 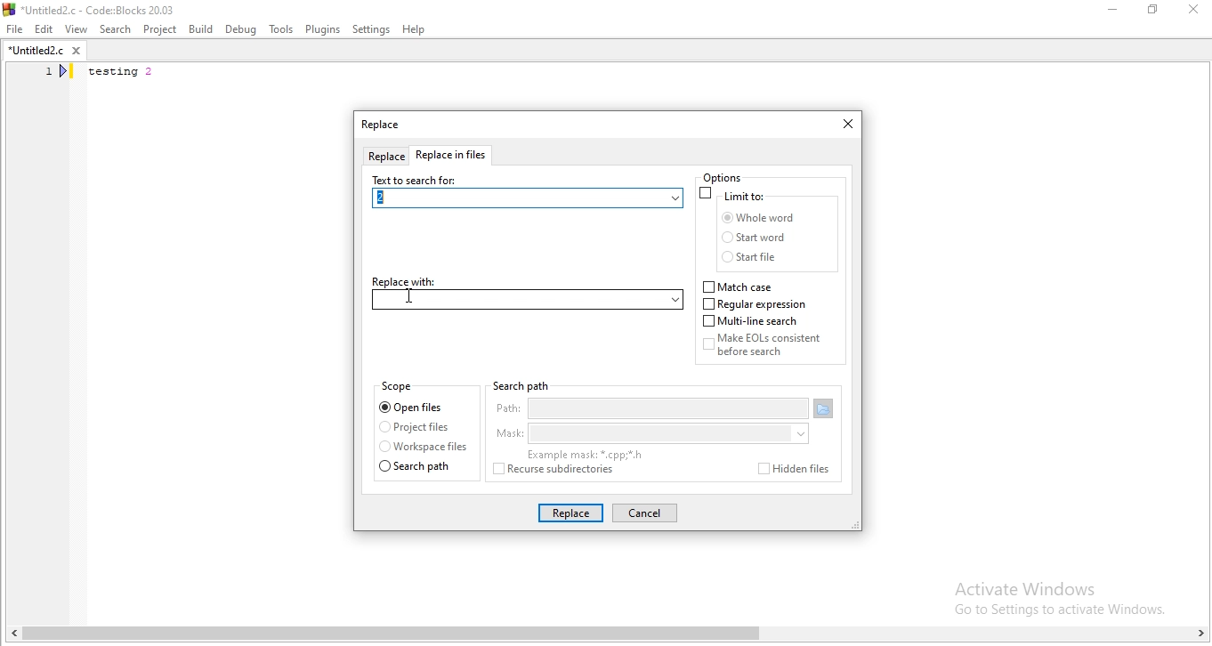 I want to click on Activate Windows. Go to settings to activate windows, so click(x=1048, y=595).